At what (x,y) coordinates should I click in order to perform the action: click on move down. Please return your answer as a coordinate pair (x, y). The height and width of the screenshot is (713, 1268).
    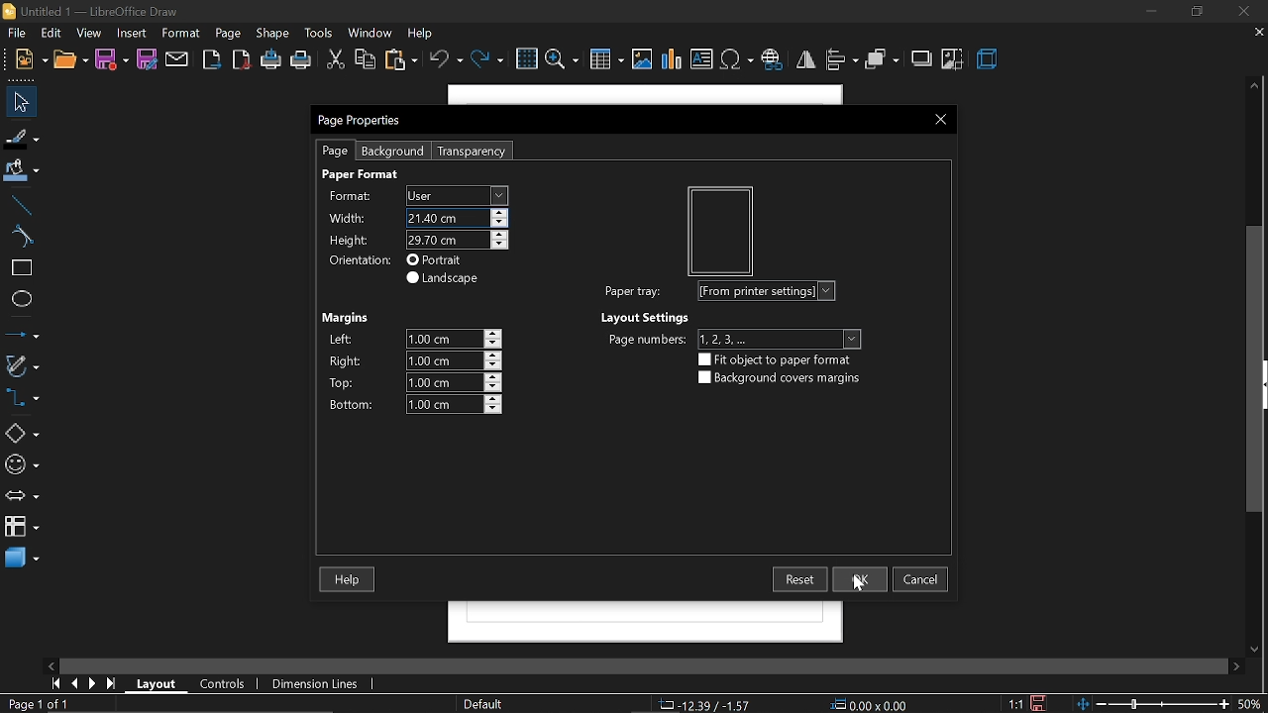
    Looking at the image, I should click on (1254, 649).